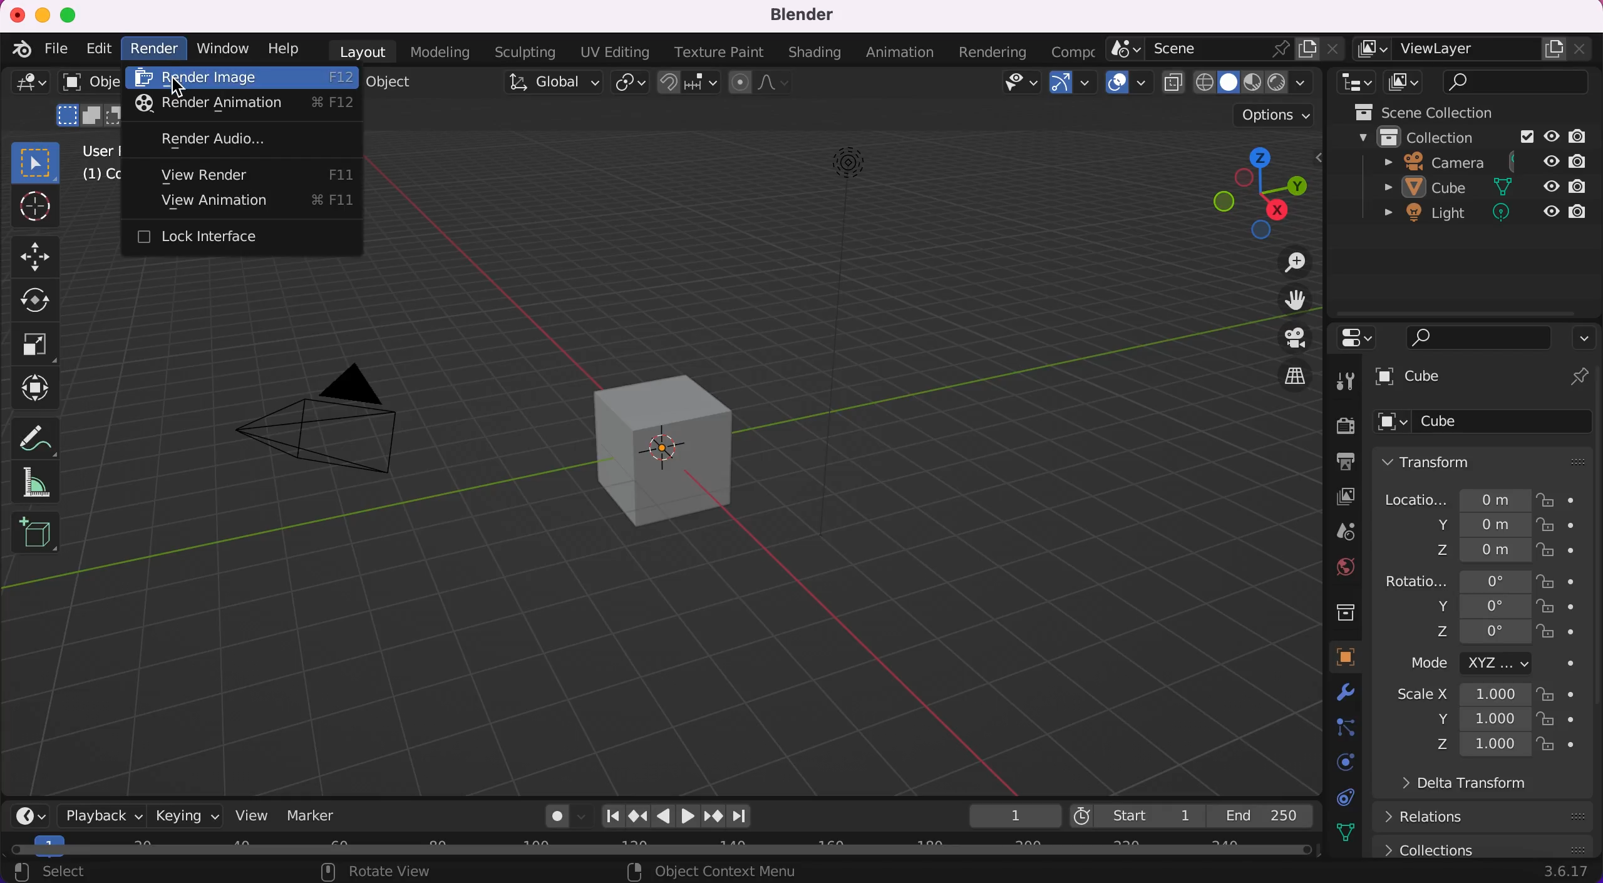 This screenshot has width=1603, height=883. I want to click on horizontal slider, so click(671, 850).